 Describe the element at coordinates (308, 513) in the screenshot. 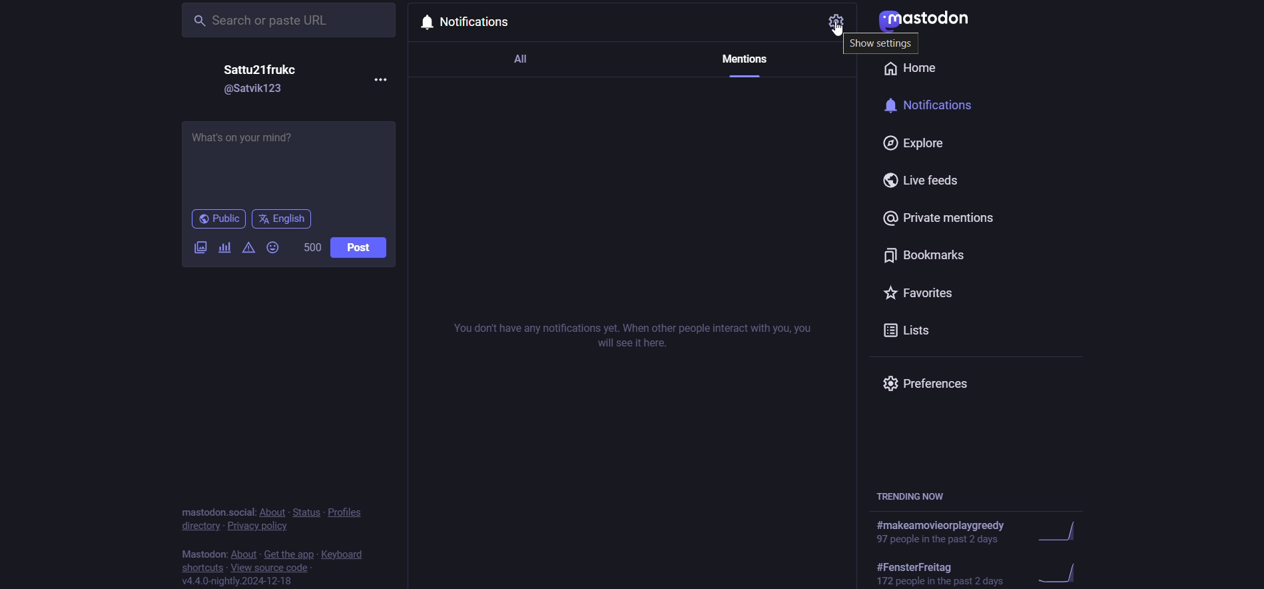

I see `status` at that location.